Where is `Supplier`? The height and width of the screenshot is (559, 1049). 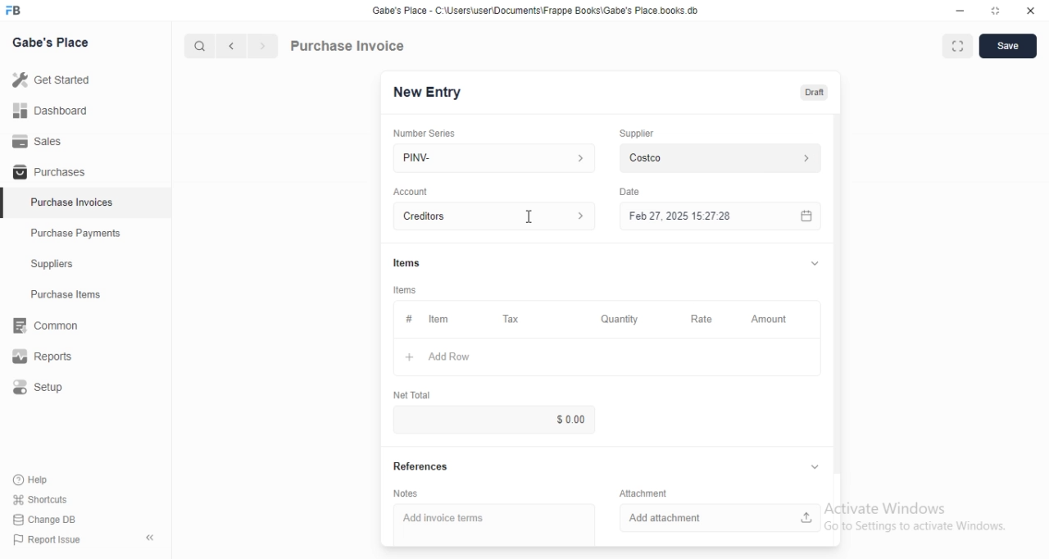
Supplier is located at coordinates (637, 134).